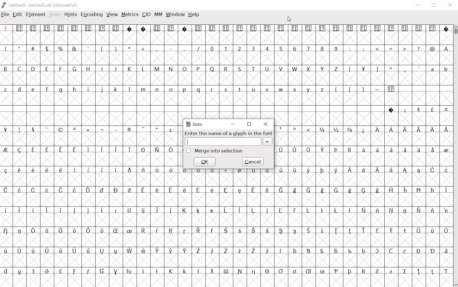  What do you see at coordinates (198, 251) in the screenshot?
I see `Symbol` at bounding box center [198, 251].